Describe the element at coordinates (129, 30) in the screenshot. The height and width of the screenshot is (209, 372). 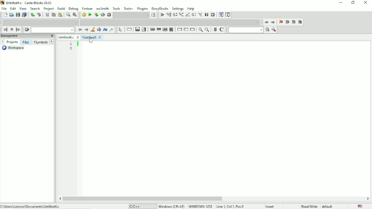
I see `Instruction` at that location.